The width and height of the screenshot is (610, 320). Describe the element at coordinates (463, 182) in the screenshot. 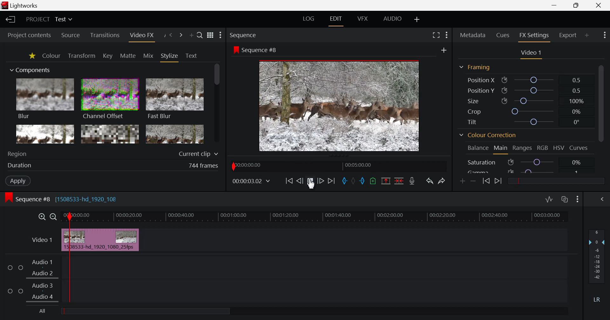

I see `Add keyframe` at that location.